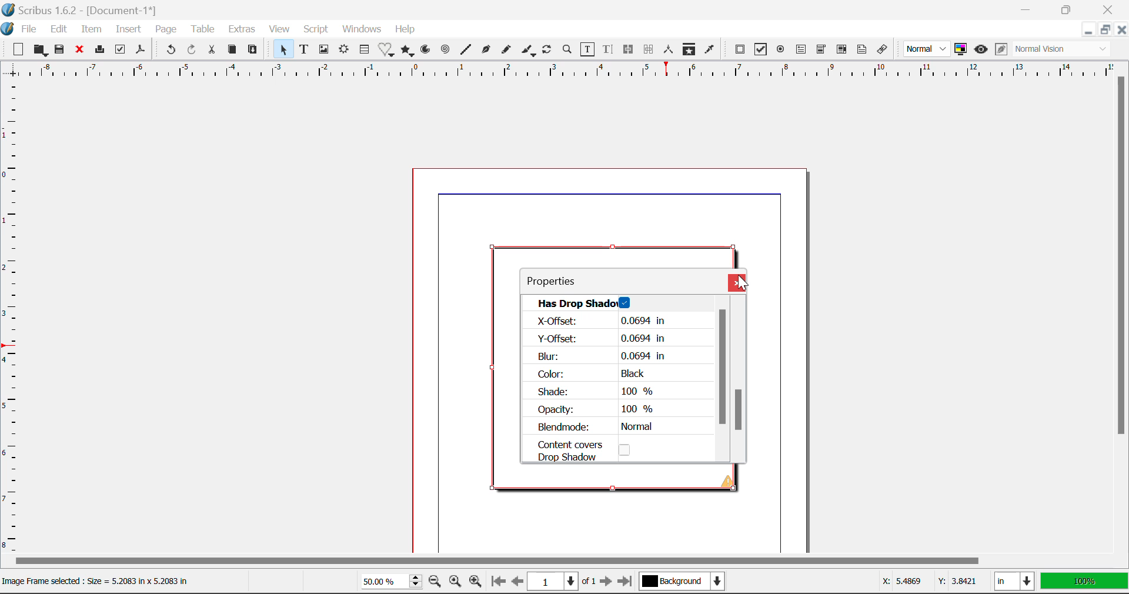  What do you see at coordinates (59, 31) in the screenshot?
I see `Edit` at bounding box center [59, 31].